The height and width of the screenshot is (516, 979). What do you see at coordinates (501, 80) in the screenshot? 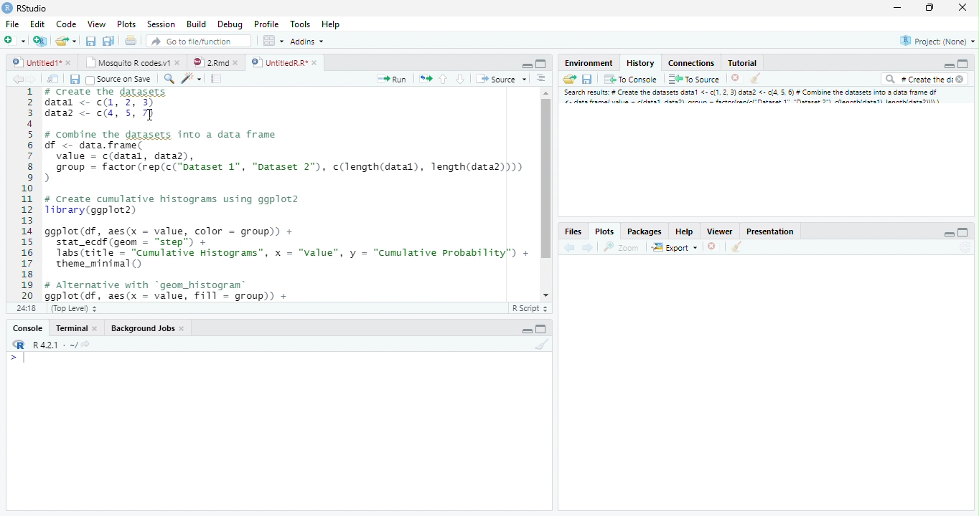
I see `Source` at bounding box center [501, 80].